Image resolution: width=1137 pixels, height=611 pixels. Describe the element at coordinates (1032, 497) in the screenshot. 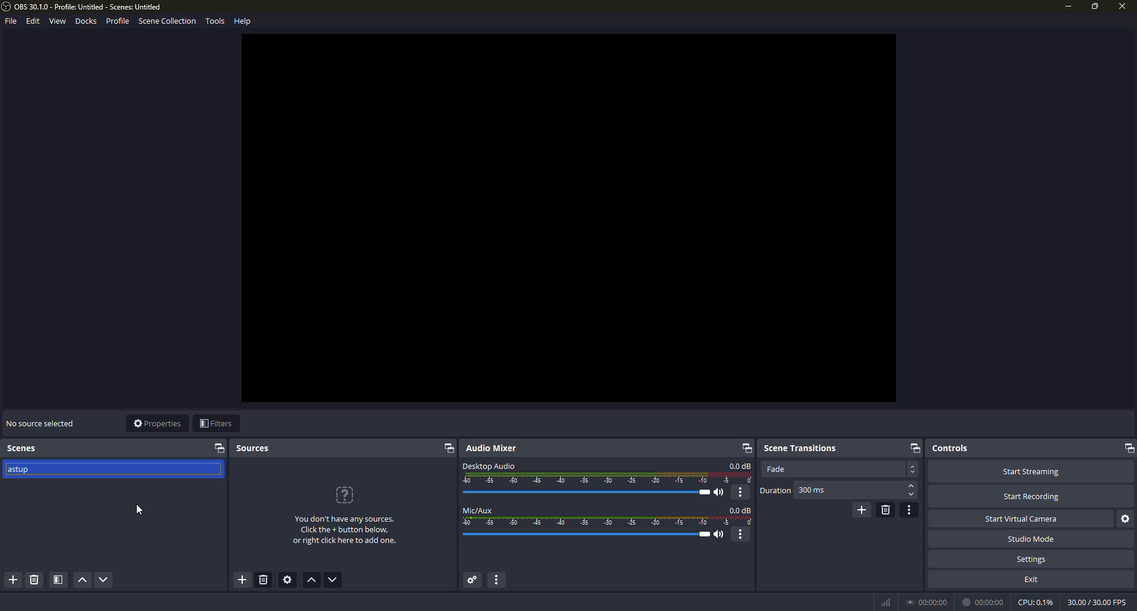

I see `start recording` at that location.